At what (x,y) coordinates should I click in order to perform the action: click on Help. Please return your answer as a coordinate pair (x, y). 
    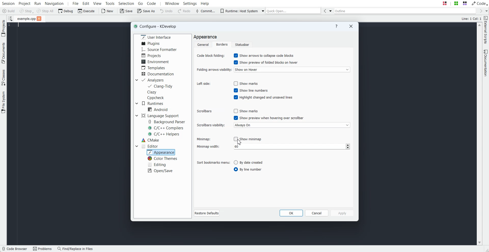
    Looking at the image, I should click on (205, 3).